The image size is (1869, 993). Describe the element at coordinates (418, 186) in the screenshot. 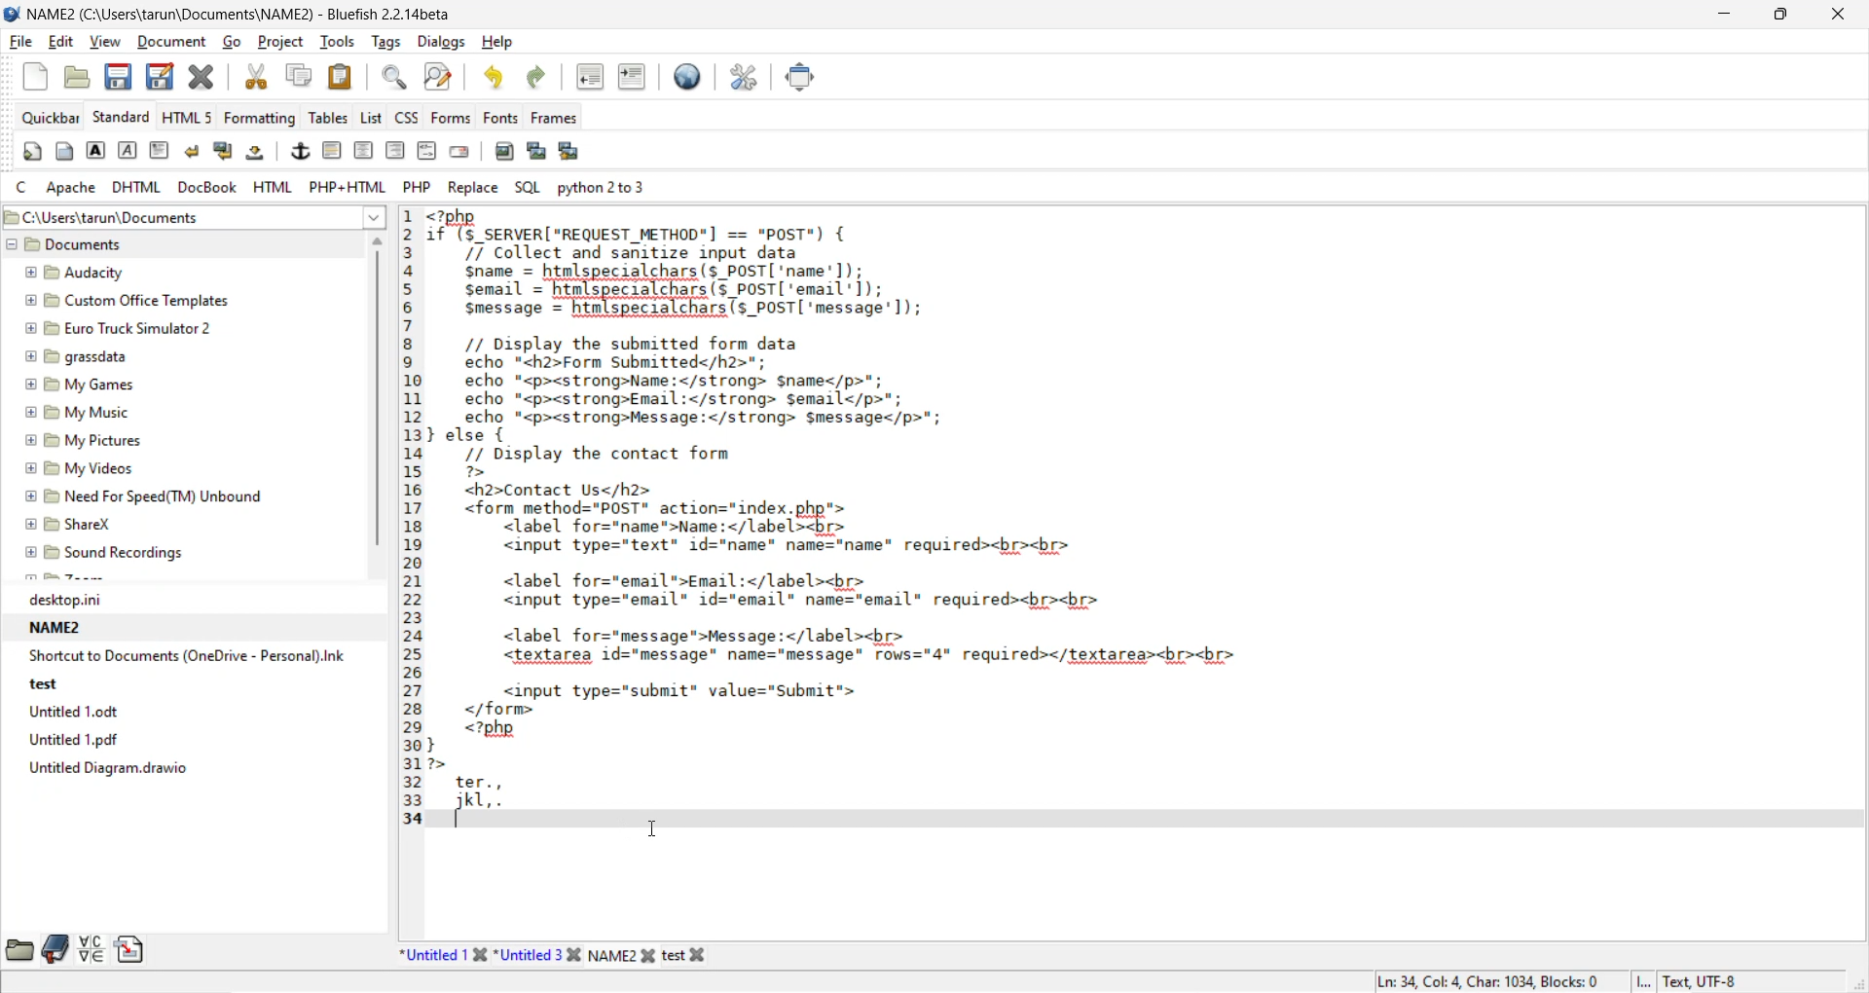

I see `php` at that location.